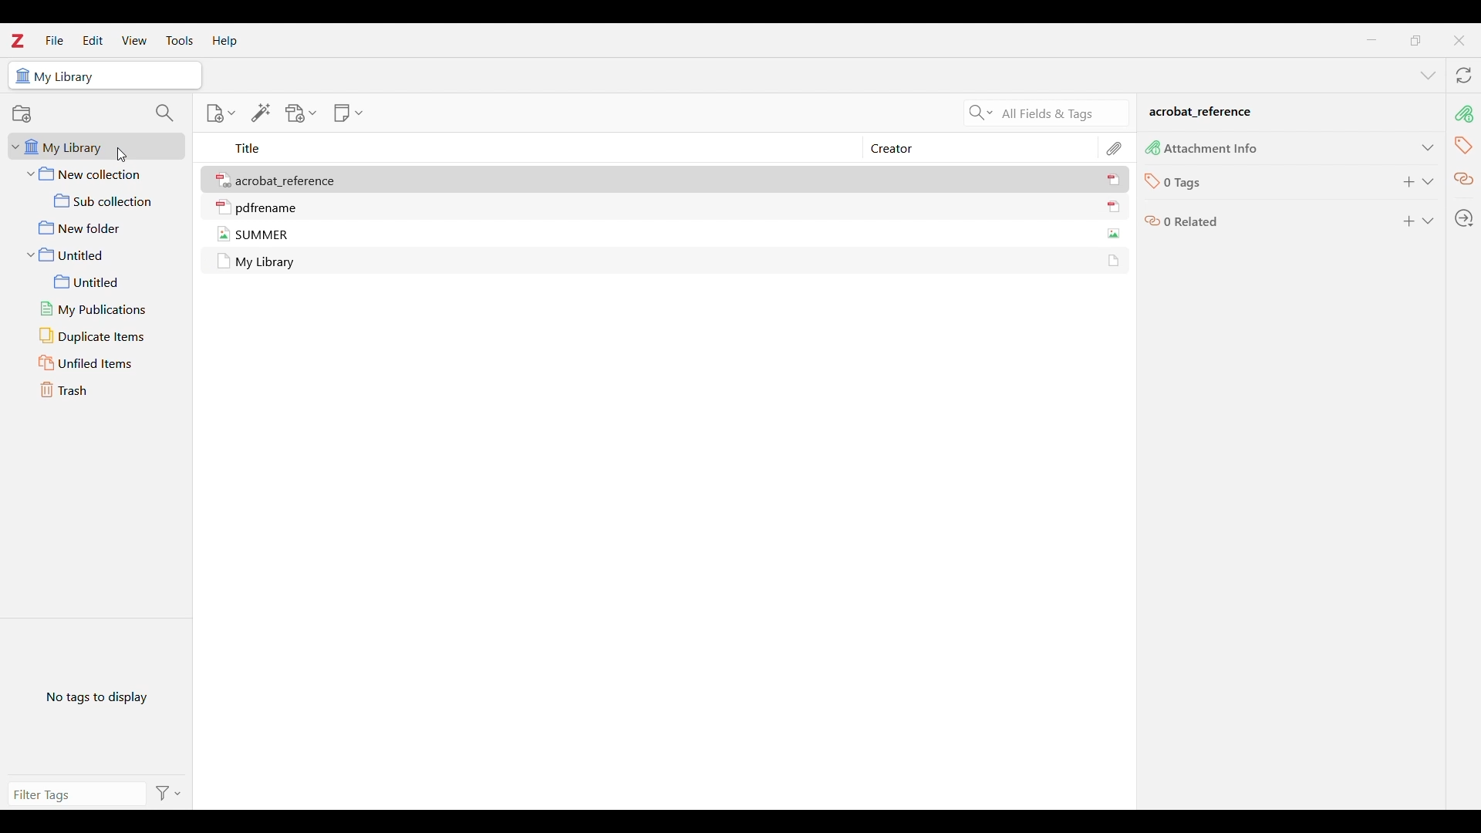  I want to click on List all tabs, so click(1428, 76).